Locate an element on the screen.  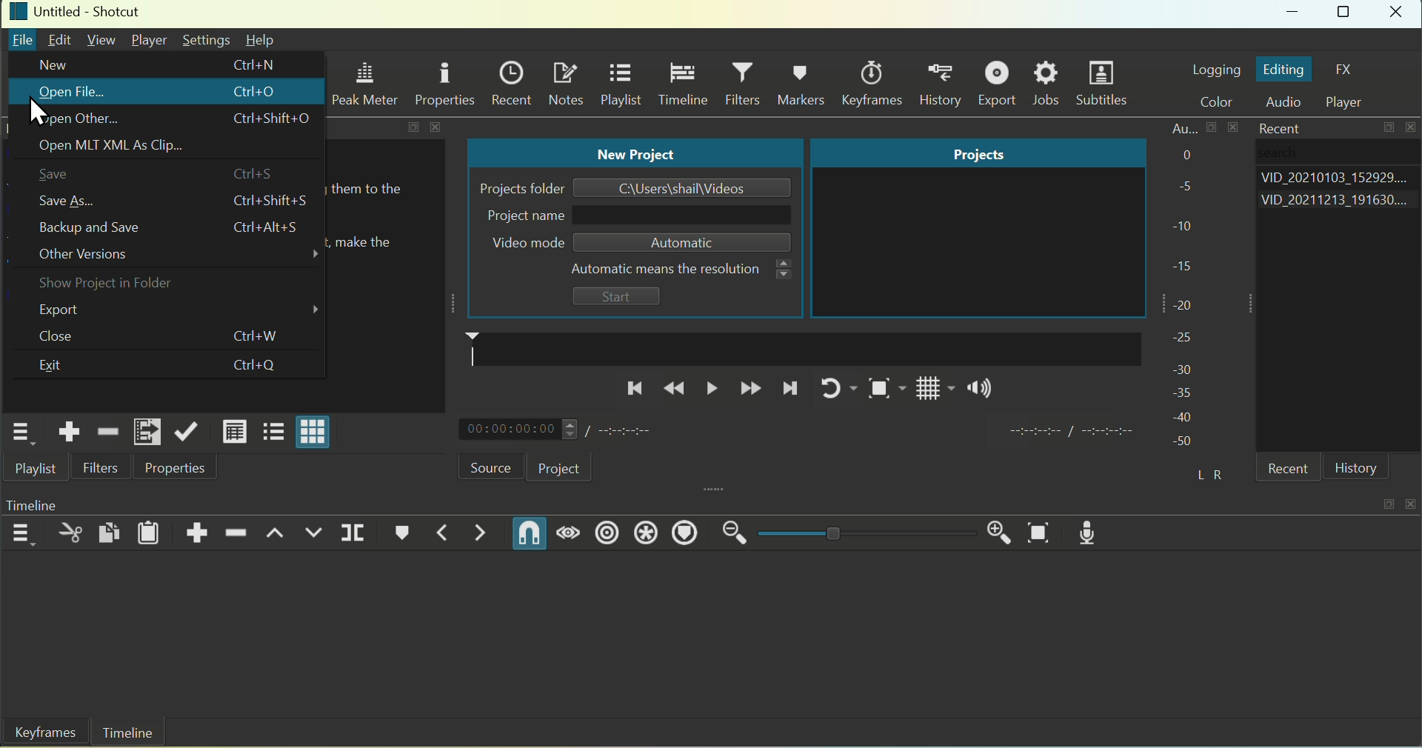
Videos list is located at coordinates (1339, 202).